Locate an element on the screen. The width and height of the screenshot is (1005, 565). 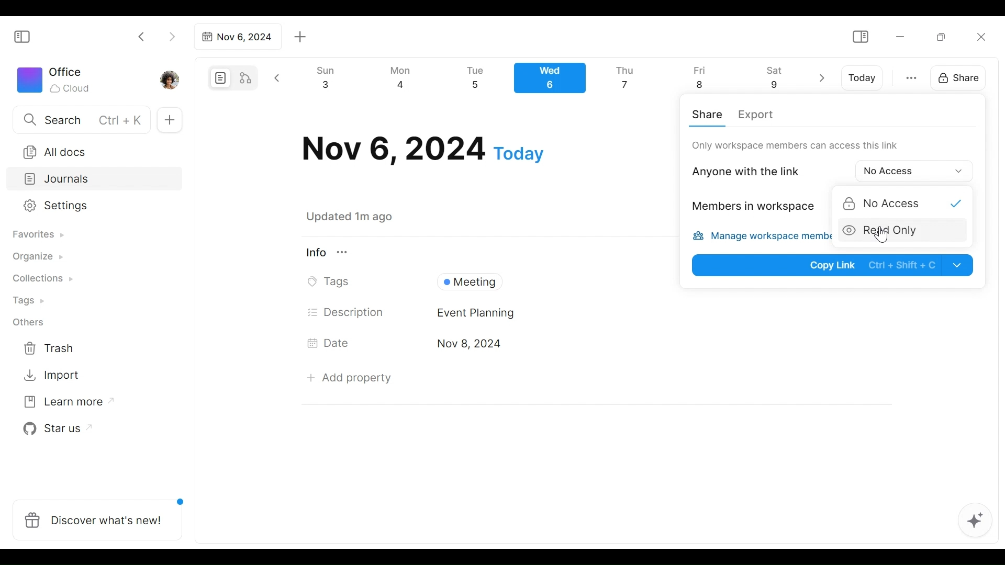
Date is located at coordinates (332, 343).